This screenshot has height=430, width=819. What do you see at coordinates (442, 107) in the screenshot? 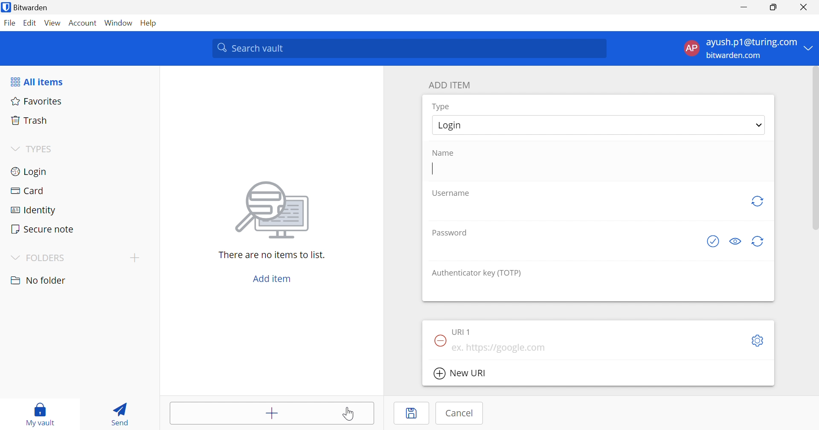
I see `Type` at bounding box center [442, 107].